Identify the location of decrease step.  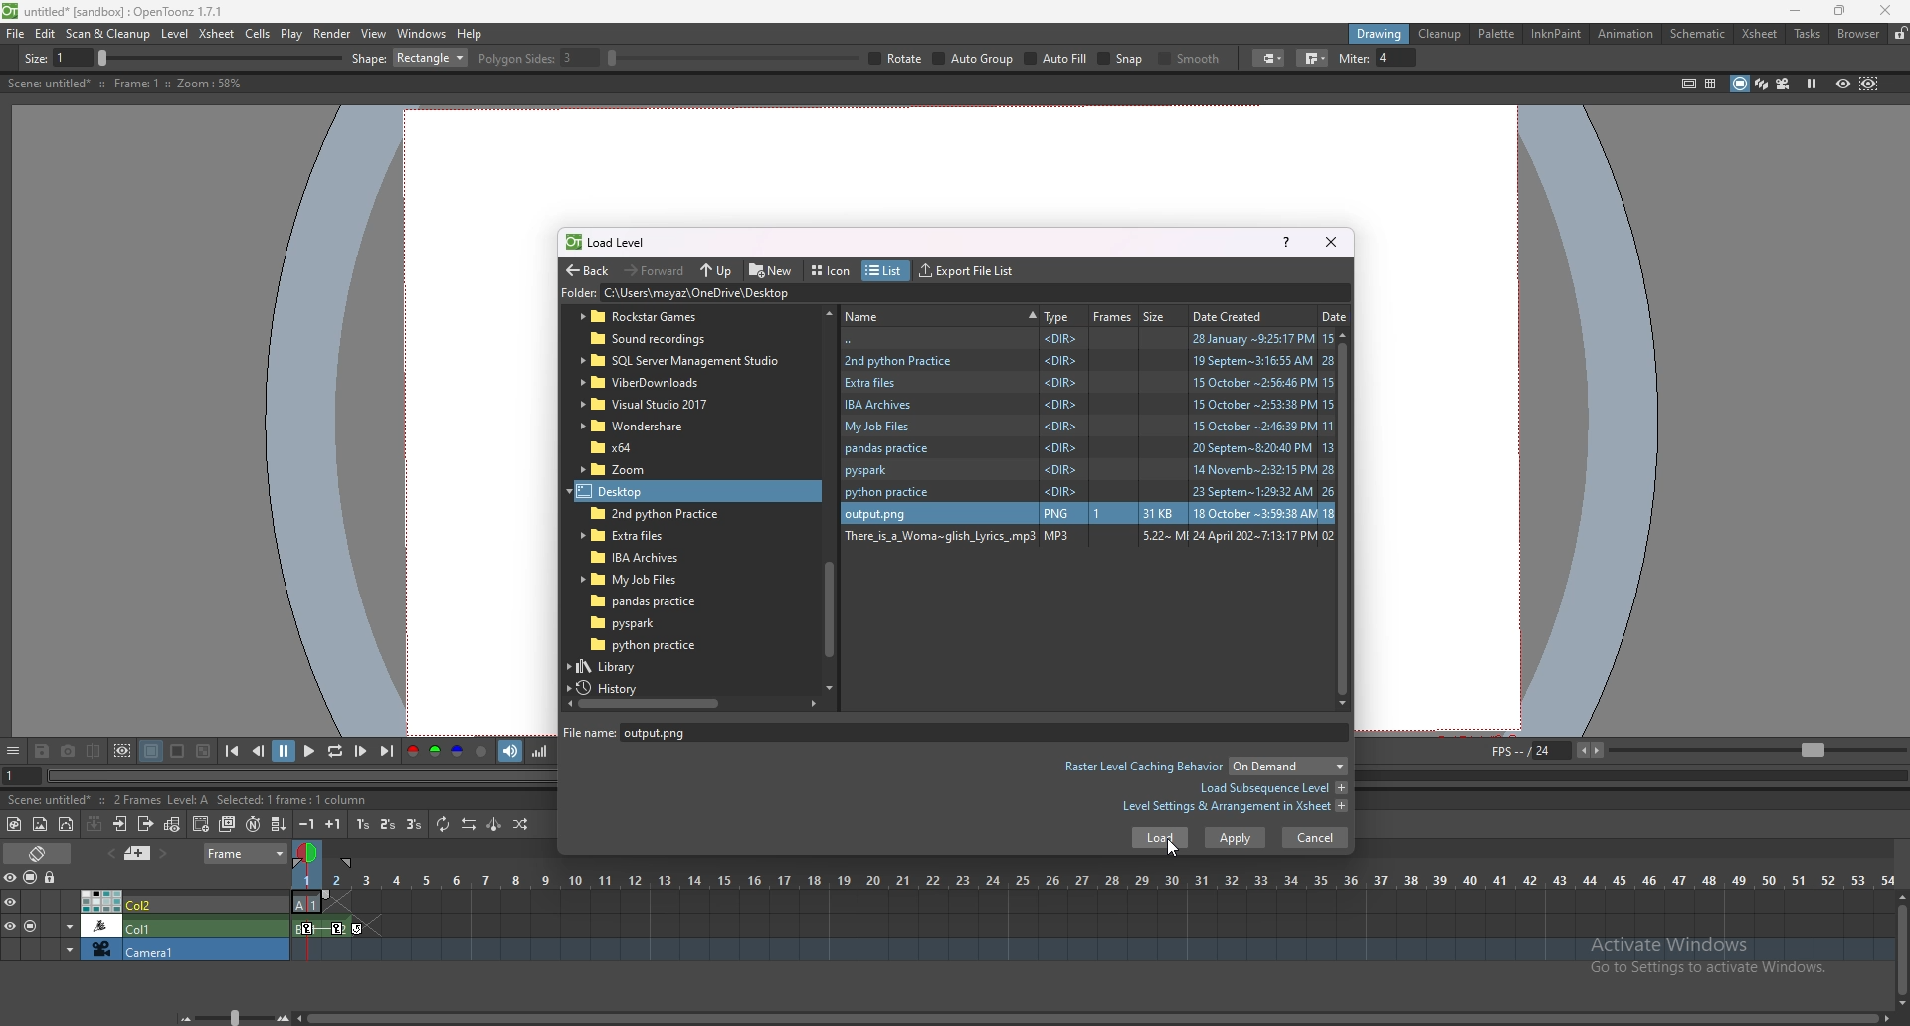
(307, 824).